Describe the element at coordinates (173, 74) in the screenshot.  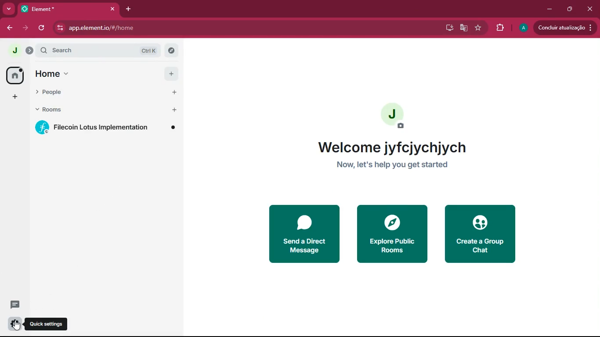
I see `Add` at that location.